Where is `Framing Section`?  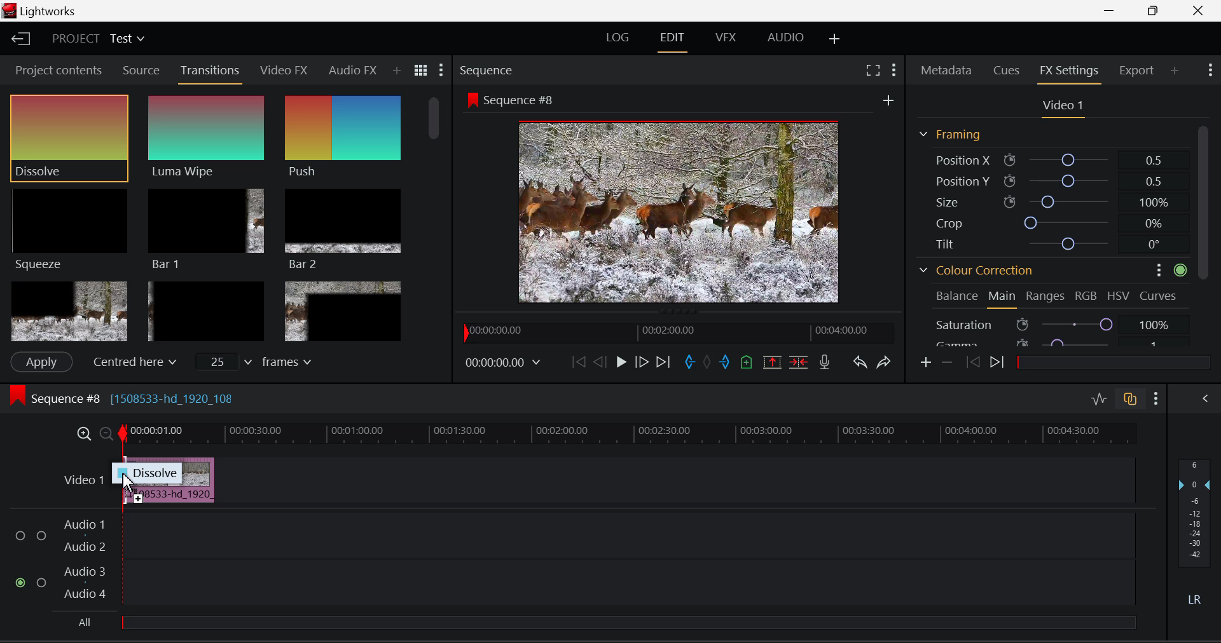 Framing Section is located at coordinates (951, 135).